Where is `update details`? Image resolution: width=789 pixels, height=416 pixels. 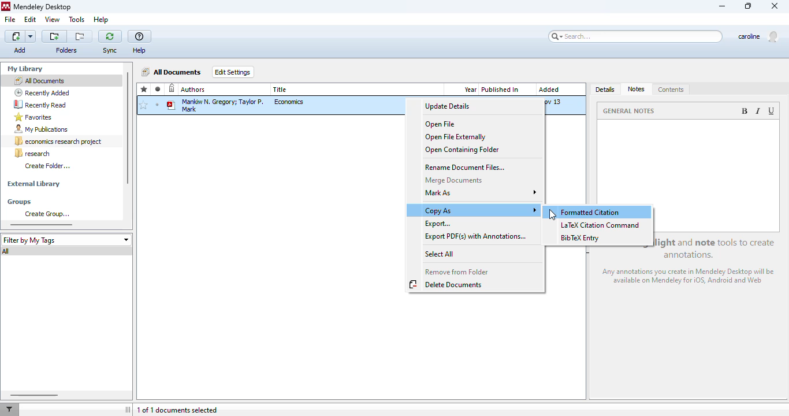 update details is located at coordinates (448, 106).